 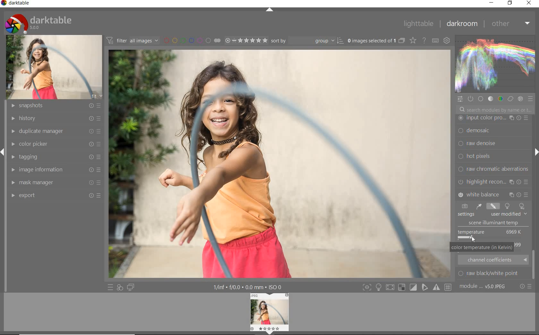 I want to click on watermark, so click(x=493, y=118).